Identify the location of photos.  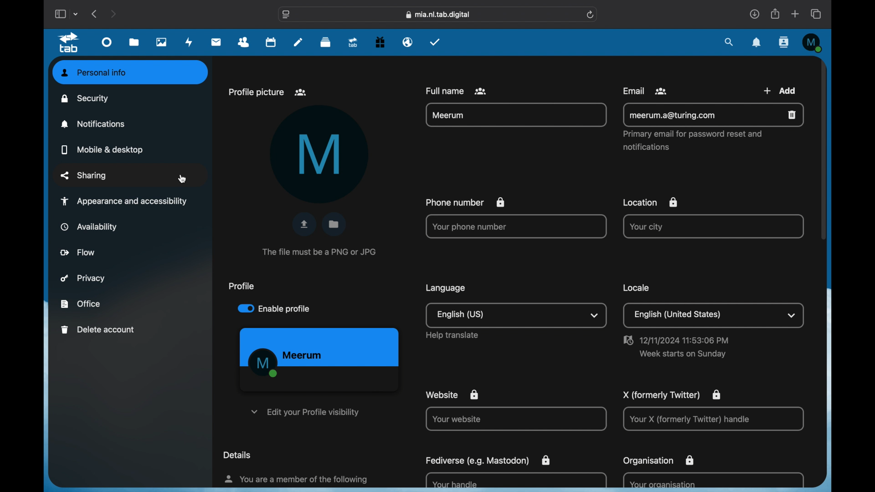
(162, 42).